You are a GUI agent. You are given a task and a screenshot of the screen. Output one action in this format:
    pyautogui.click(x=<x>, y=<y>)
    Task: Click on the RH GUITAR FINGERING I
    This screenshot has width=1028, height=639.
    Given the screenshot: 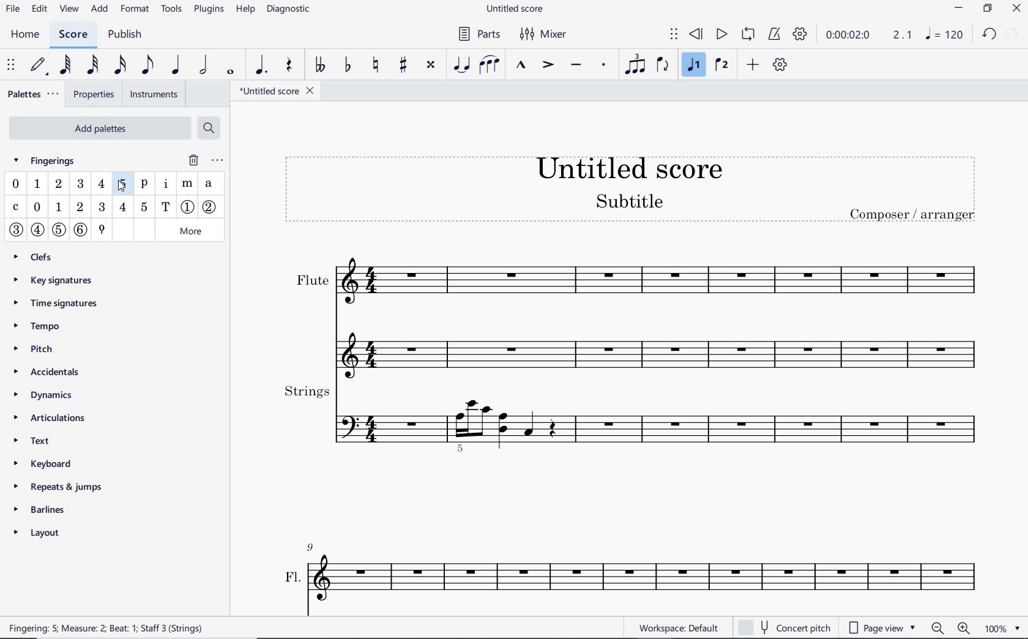 What is the action you would take?
    pyautogui.click(x=166, y=185)
    